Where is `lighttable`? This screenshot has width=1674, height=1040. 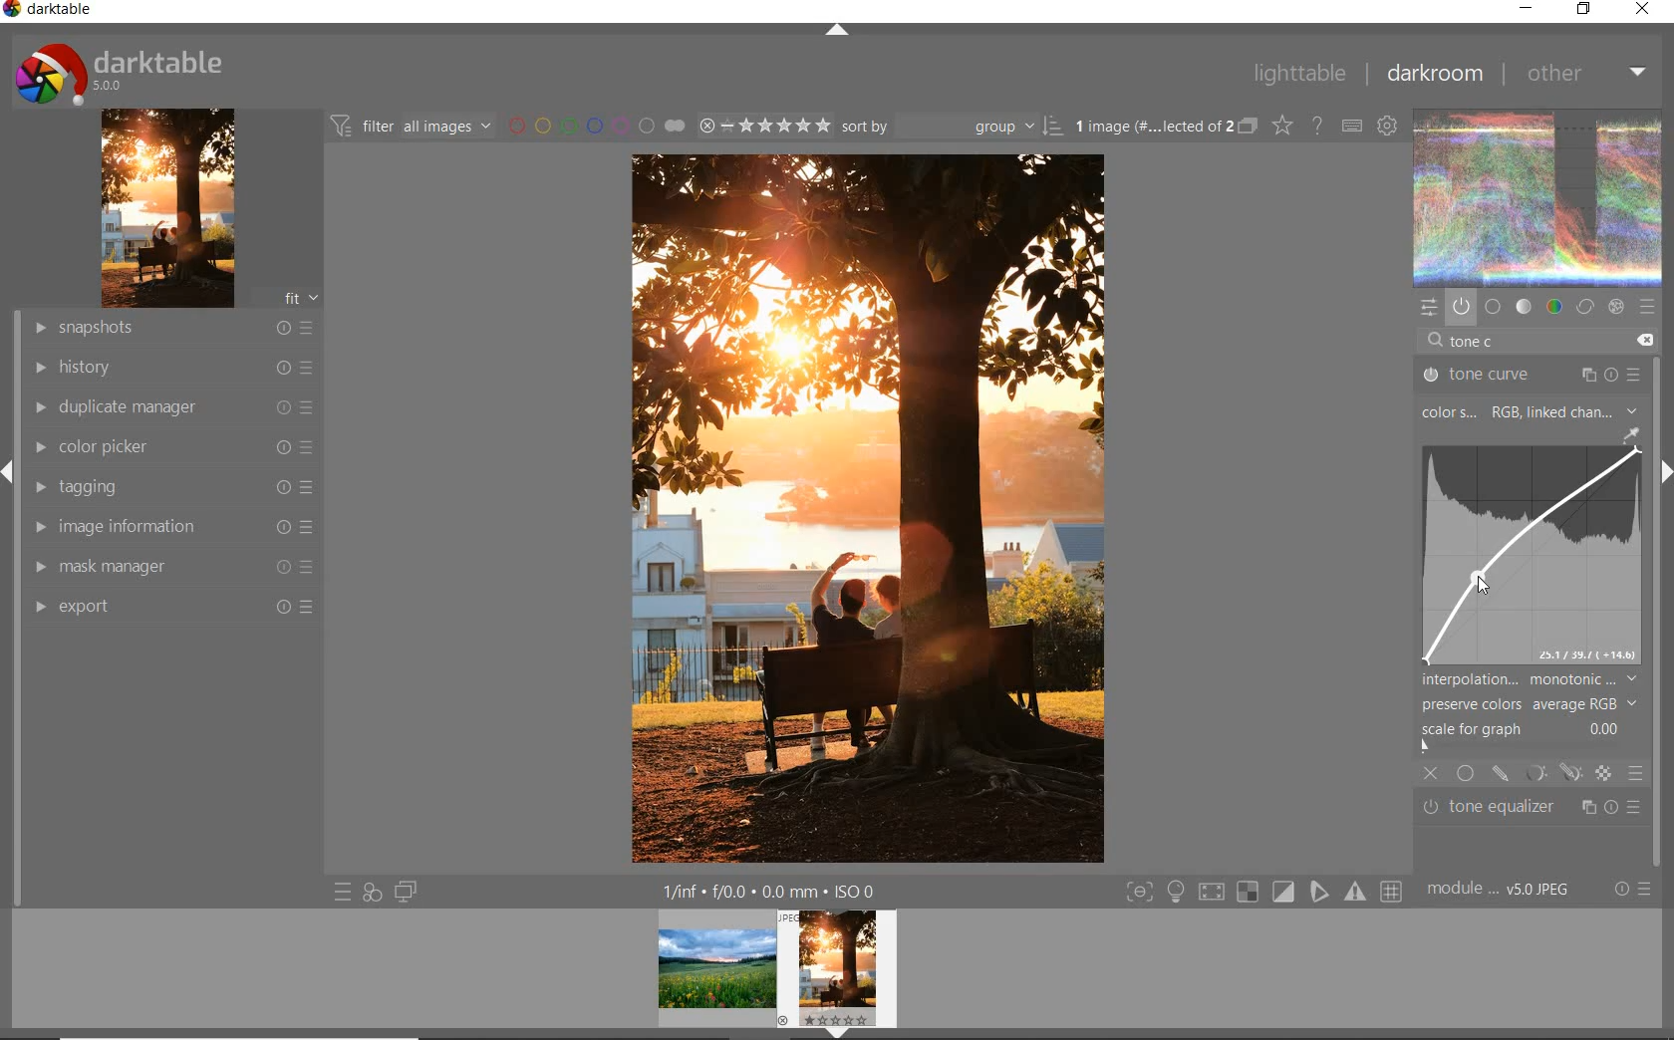 lighttable is located at coordinates (1296, 75).